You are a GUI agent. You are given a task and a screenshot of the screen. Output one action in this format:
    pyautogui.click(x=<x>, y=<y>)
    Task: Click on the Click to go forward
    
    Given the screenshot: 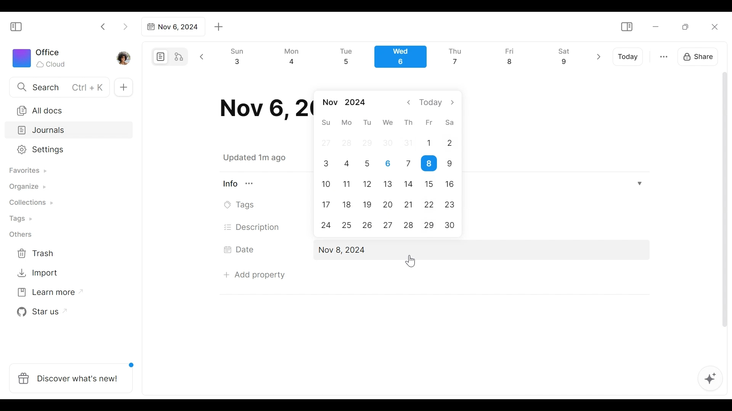 What is the action you would take?
    pyautogui.click(x=125, y=26)
    